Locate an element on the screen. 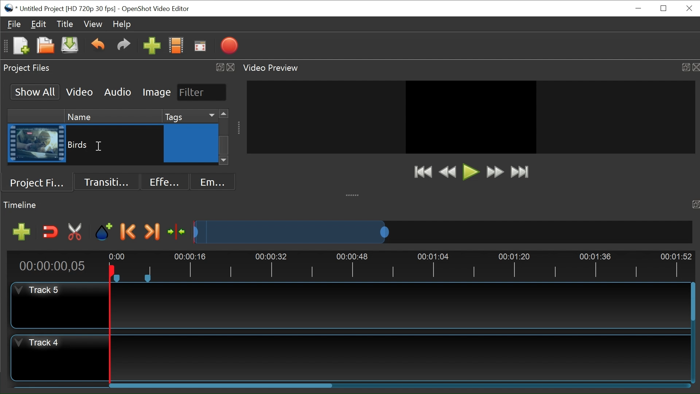  Clip is located at coordinates (37, 143).